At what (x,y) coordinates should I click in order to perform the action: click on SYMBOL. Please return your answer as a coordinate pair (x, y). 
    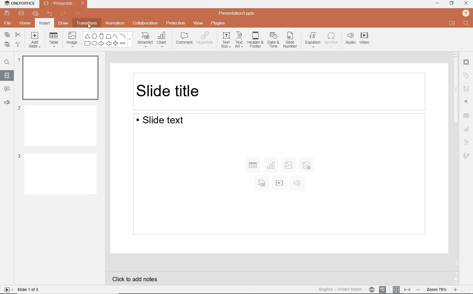
    Looking at the image, I should click on (331, 39).